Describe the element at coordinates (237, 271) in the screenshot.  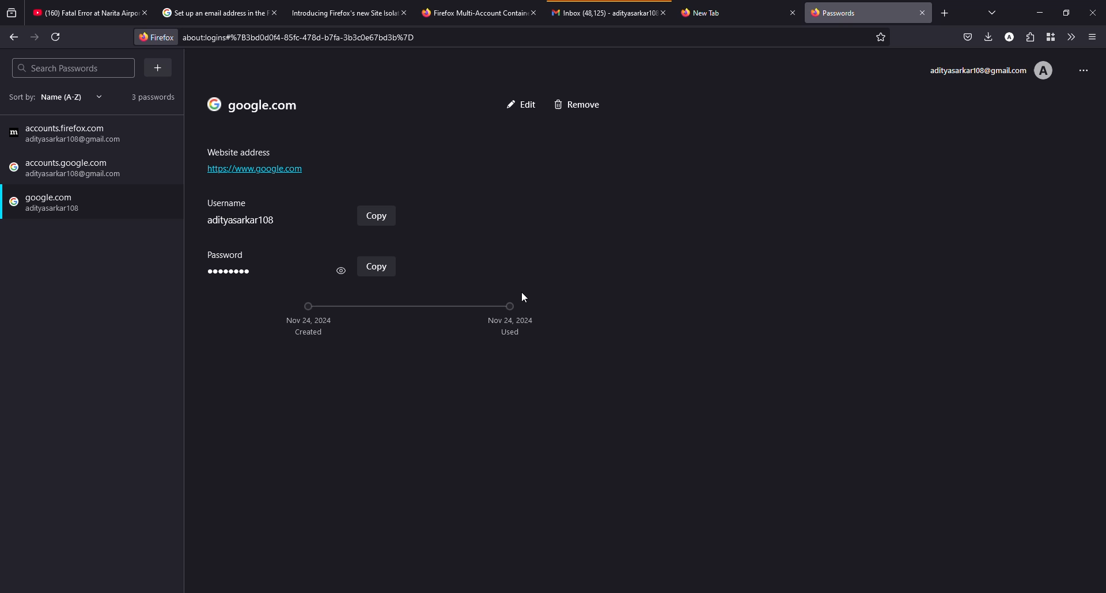
I see `password` at that location.